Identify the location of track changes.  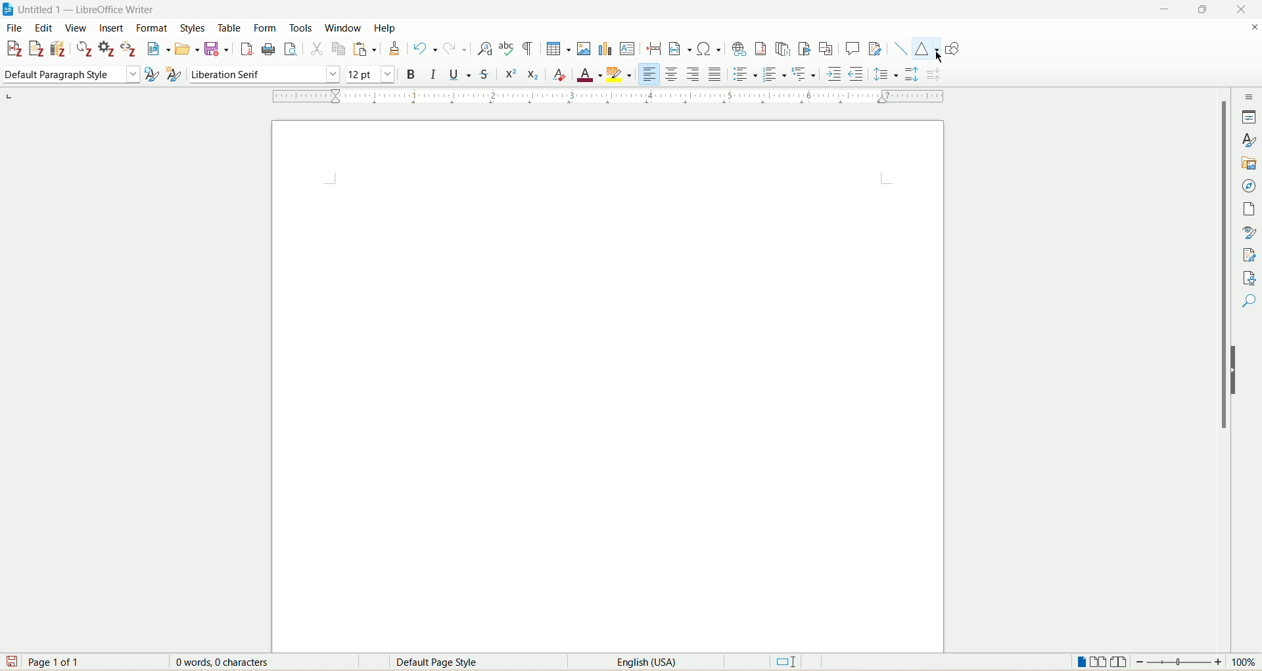
(875, 48).